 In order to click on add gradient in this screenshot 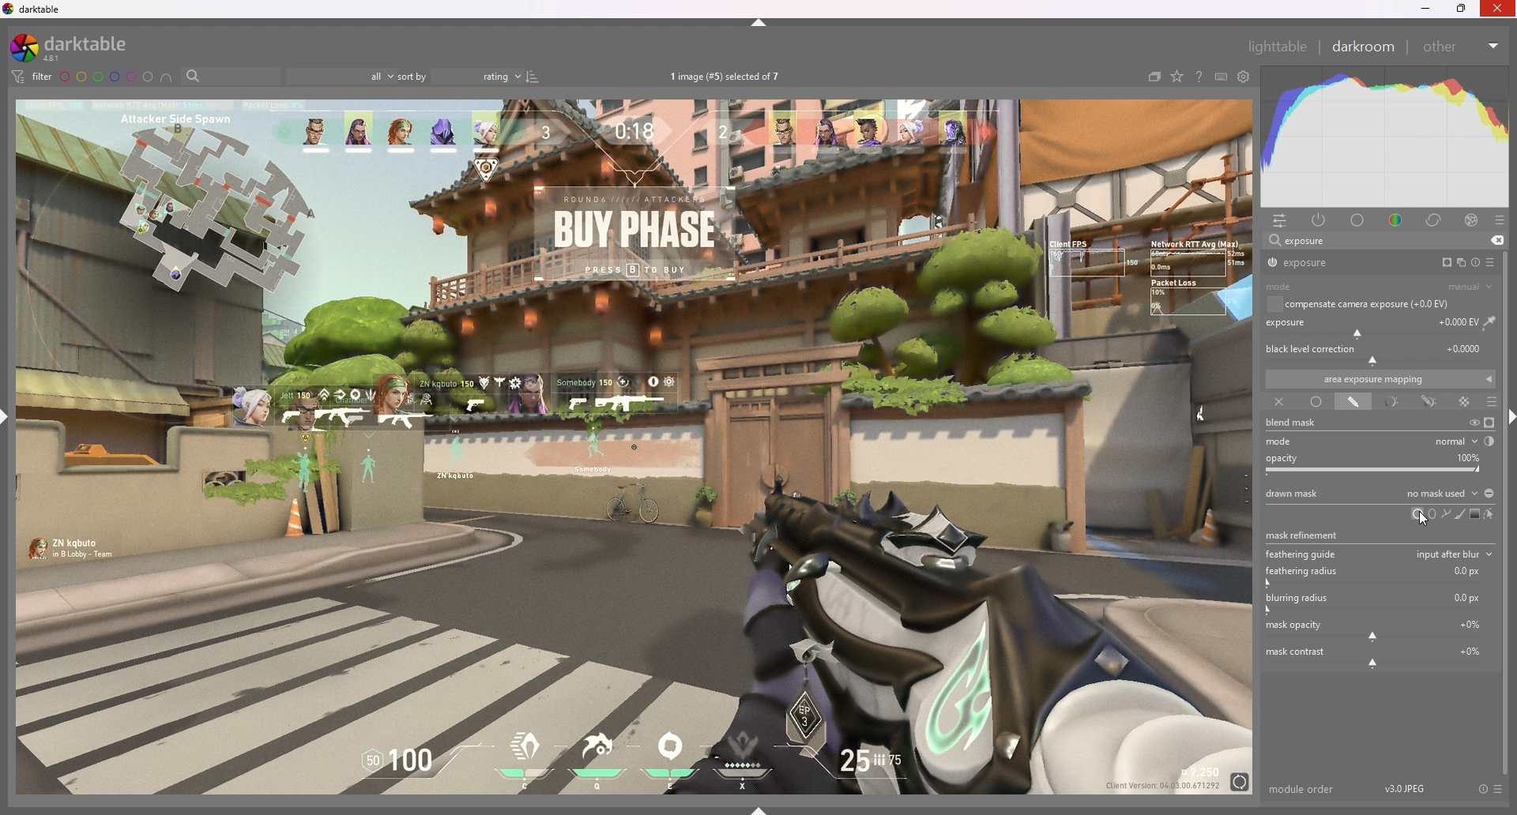, I will do `click(1474, 513)`.